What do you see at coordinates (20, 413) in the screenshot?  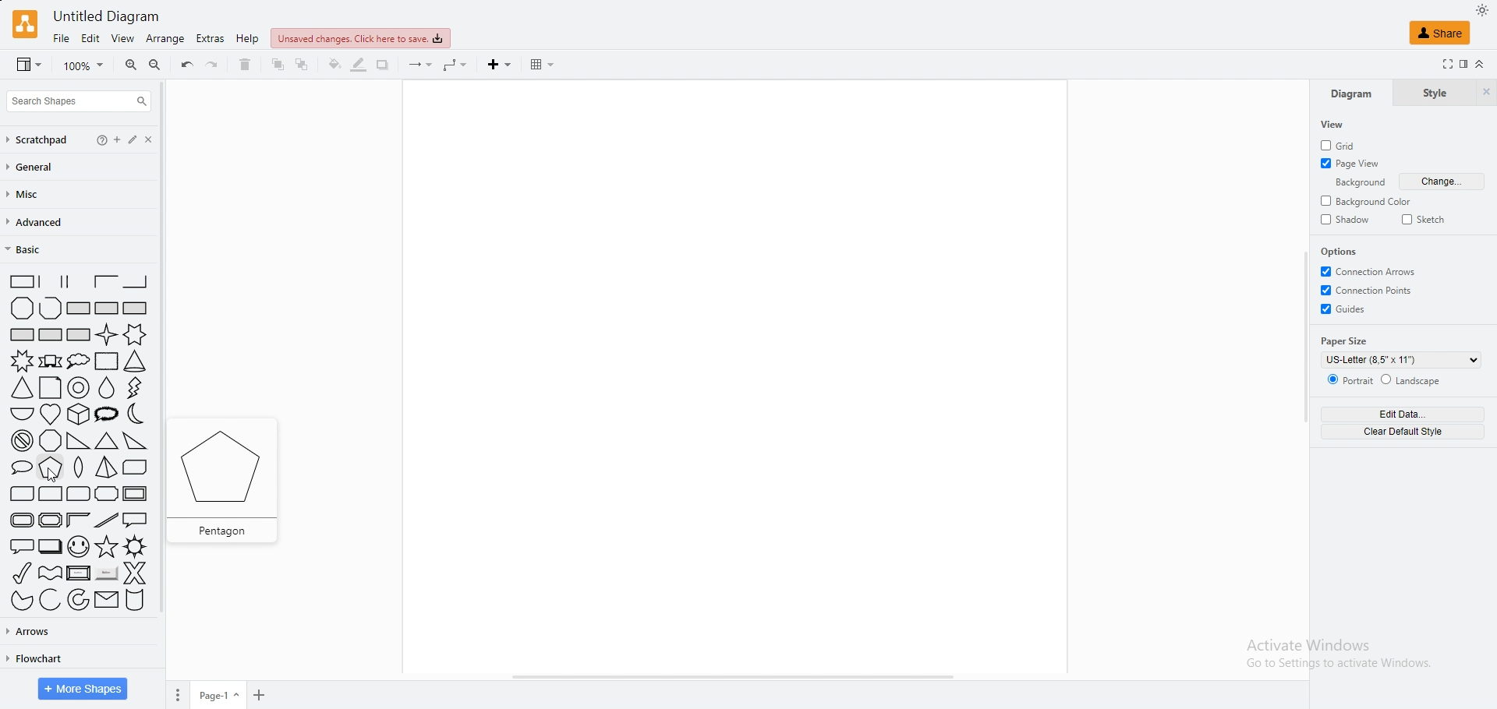 I see `half circle` at bounding box center [20, 413].